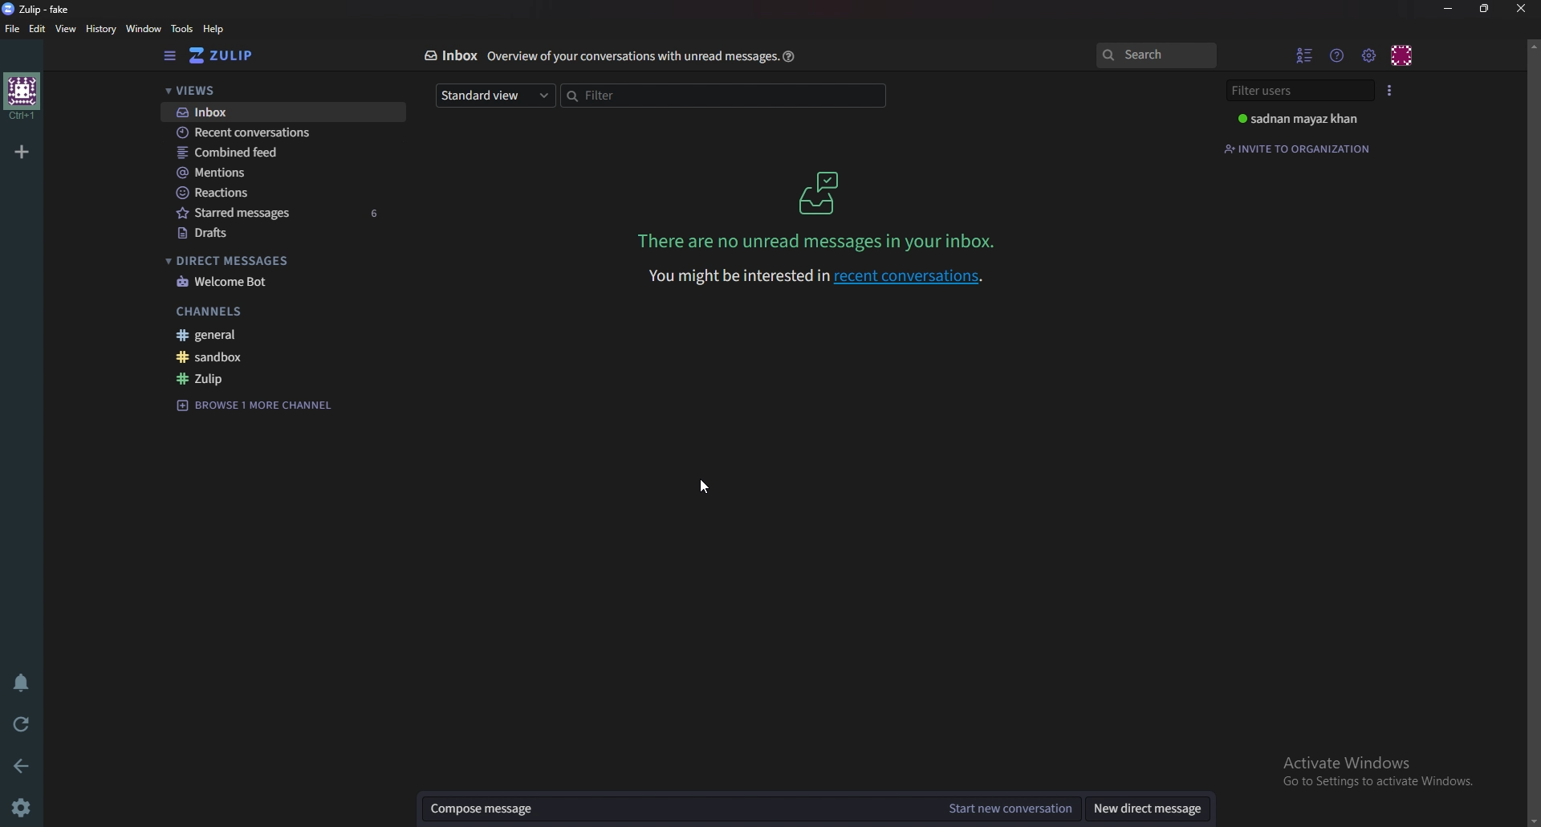 This screenshot has width=1541, height=827. Describe the element at coordinates (1484, 10) in the screenshot. I see `Resize` at that location.